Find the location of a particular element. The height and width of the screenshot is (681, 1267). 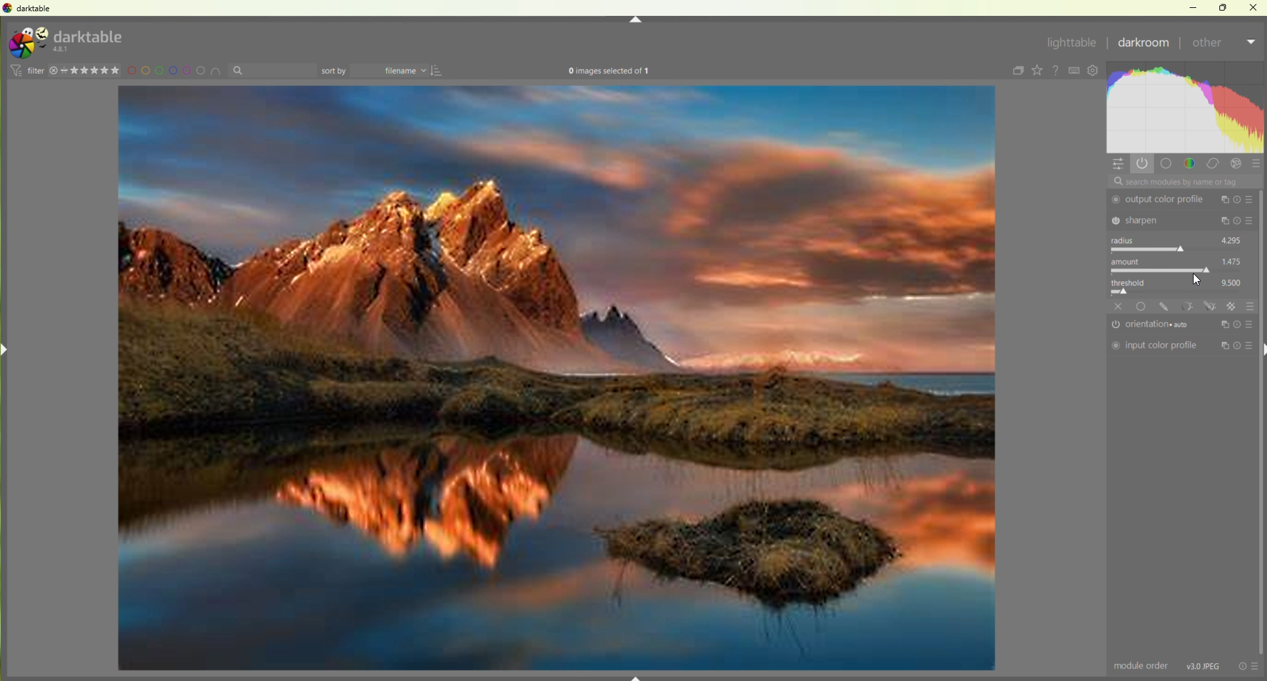

filename is located at coordinates (393, 71).